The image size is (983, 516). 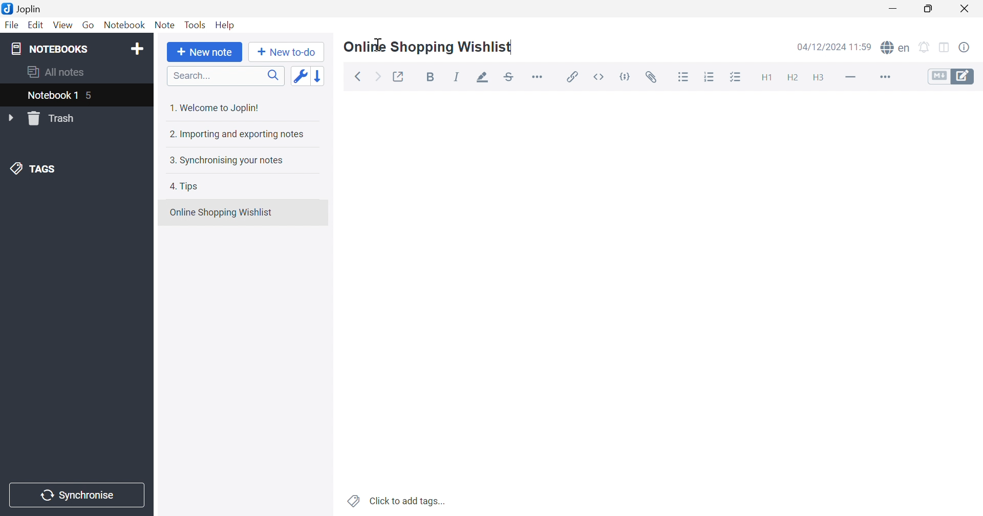 I want to click on Note, so click(x=164, y=26).